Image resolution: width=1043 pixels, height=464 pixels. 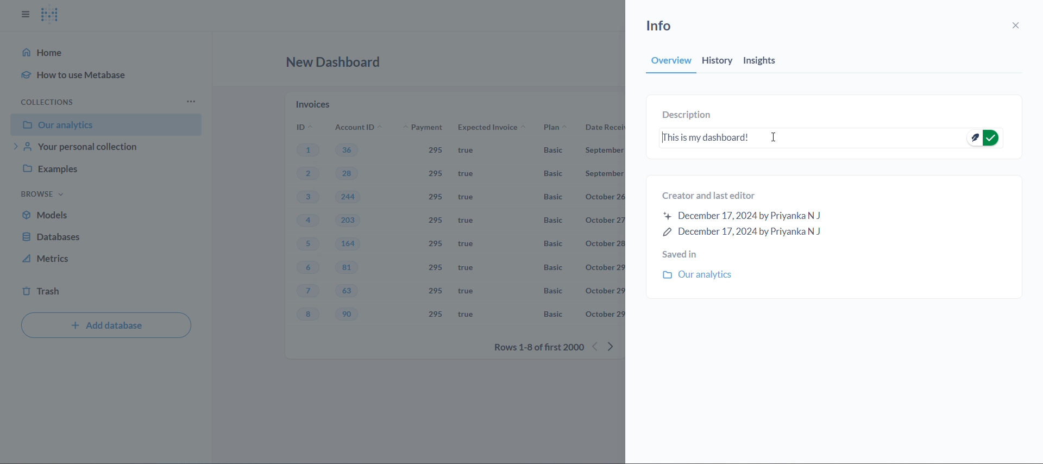 I want to click on cursor , so click(x=773, y=137).